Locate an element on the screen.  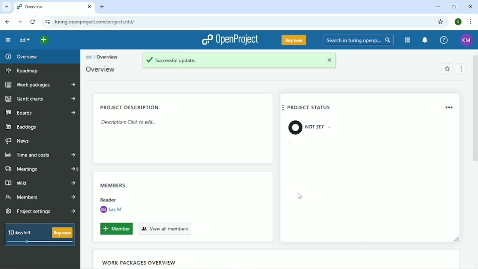
Vertical scrollbar is located at coordinates (475, 107).